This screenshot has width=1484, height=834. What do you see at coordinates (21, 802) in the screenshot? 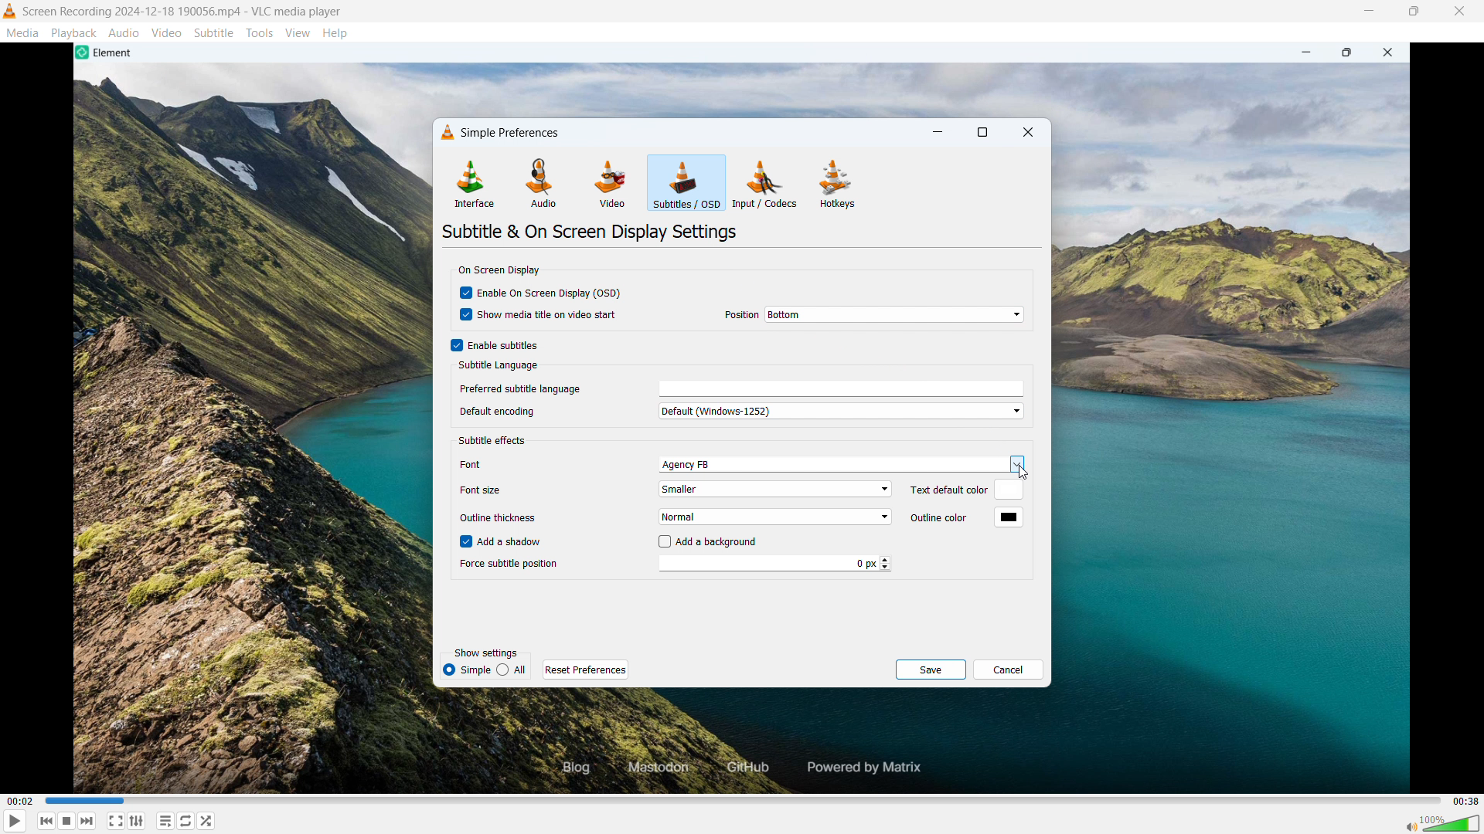
I see `time elapsed` at bounding box center [21, 802].